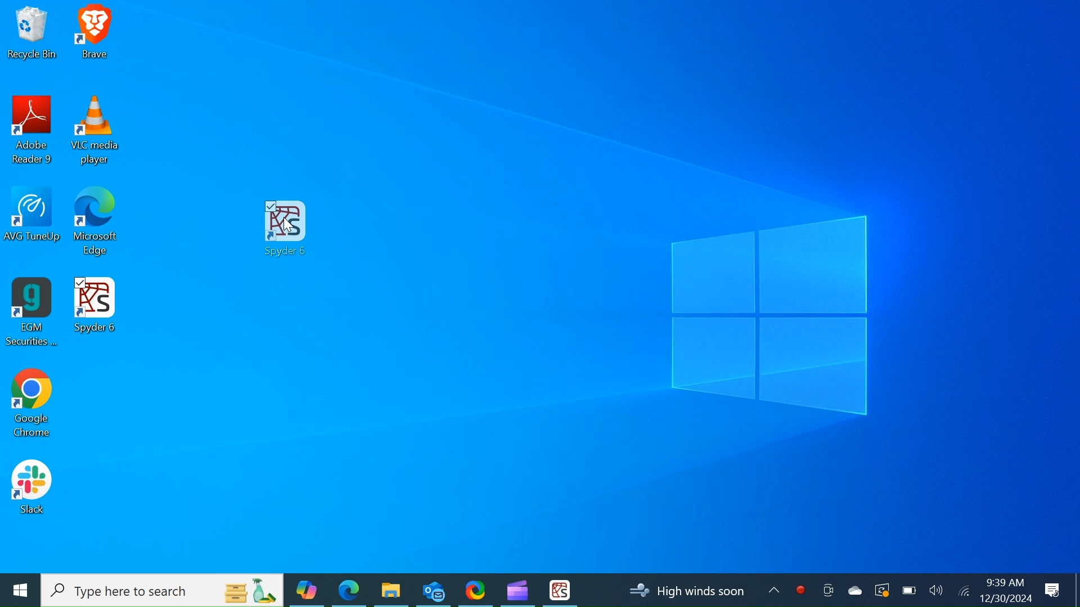 This screenshot has height=607, width=1080. I want to click on Updates, so click(686, 591).